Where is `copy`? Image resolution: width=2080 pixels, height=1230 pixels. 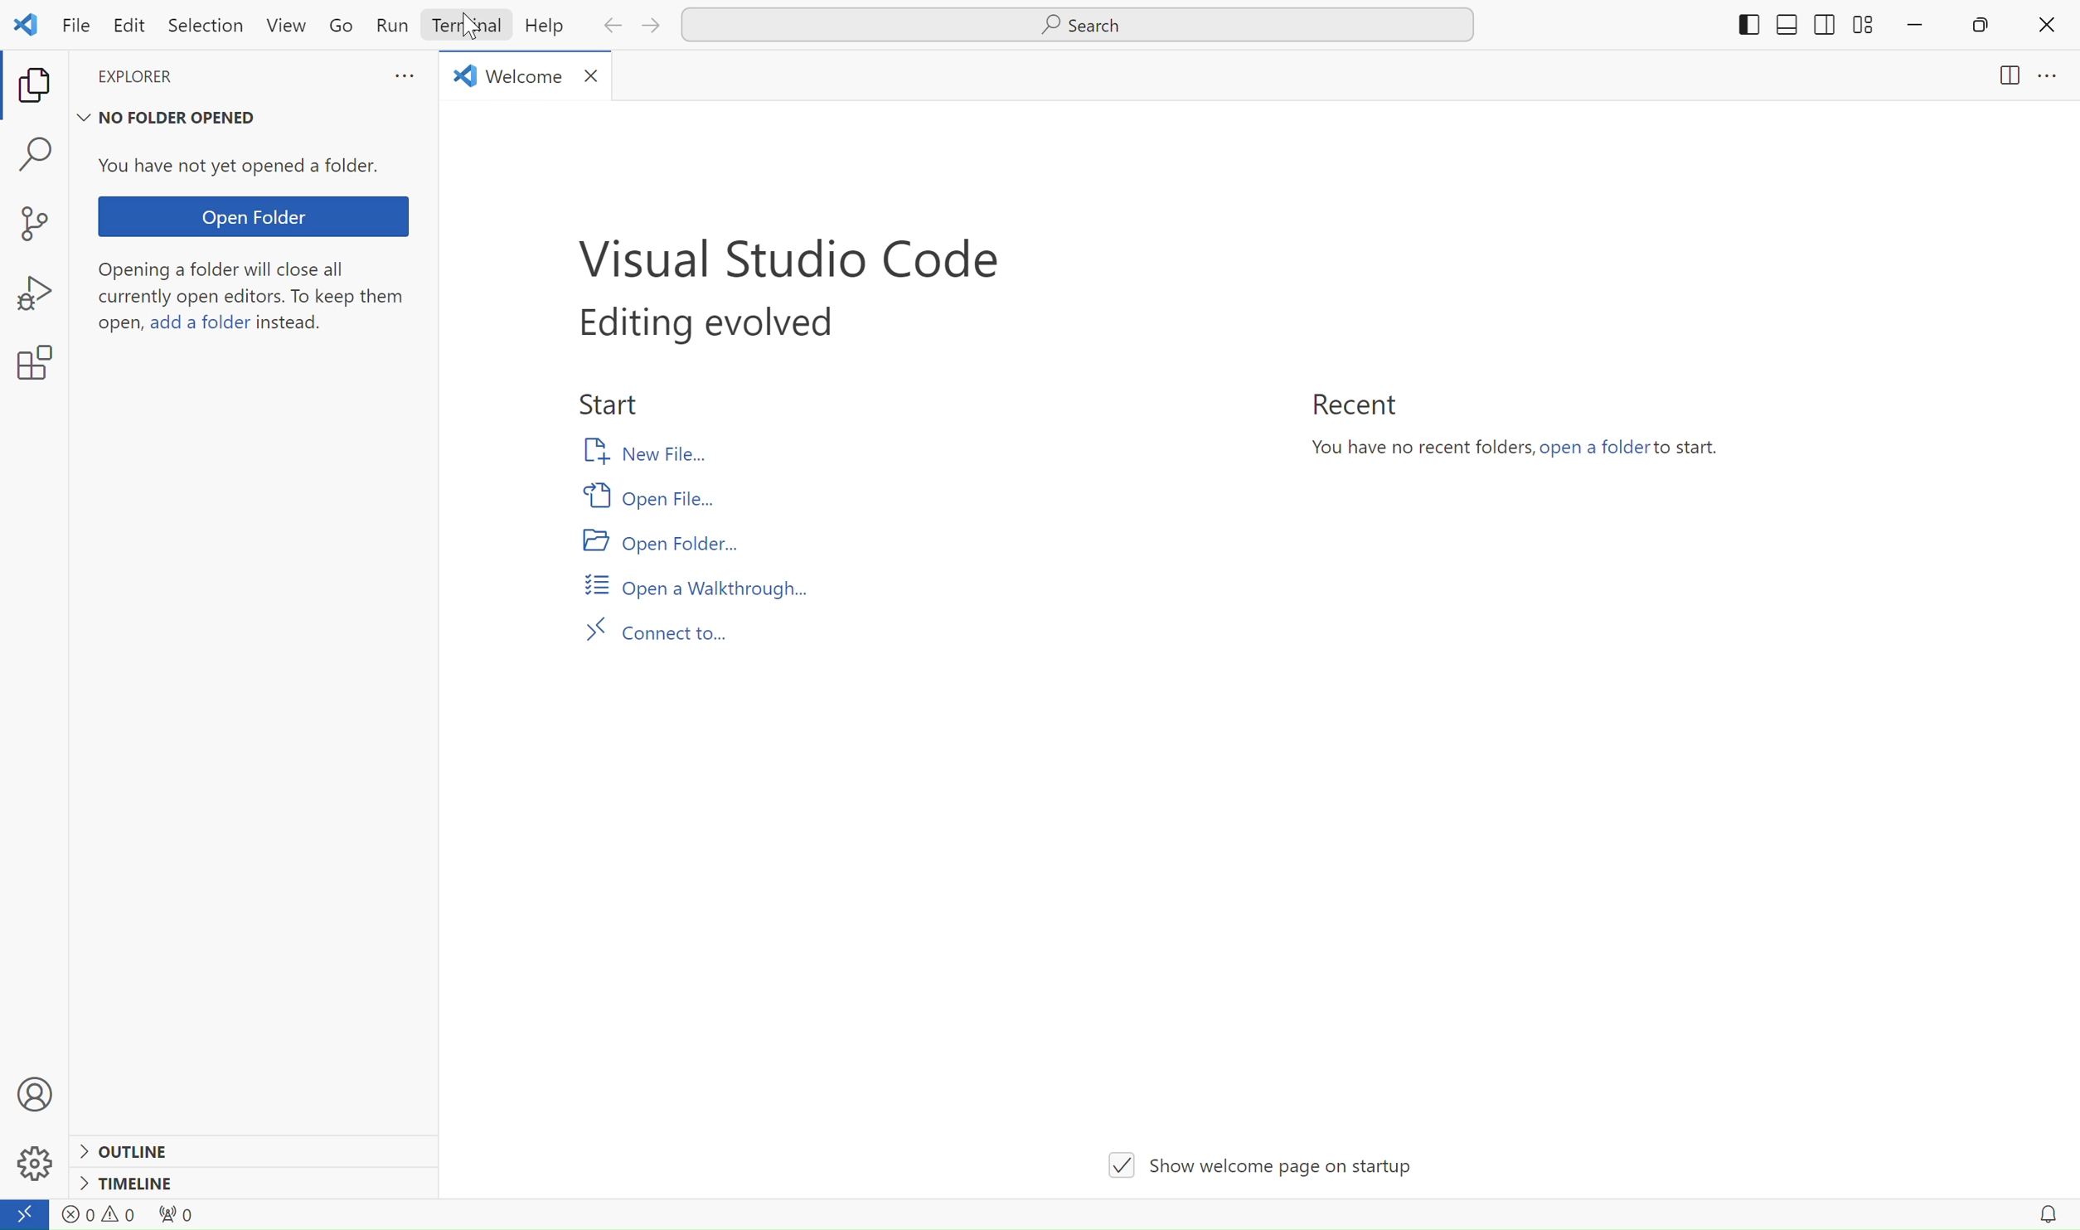 copy is located at coordinates (38, 87).